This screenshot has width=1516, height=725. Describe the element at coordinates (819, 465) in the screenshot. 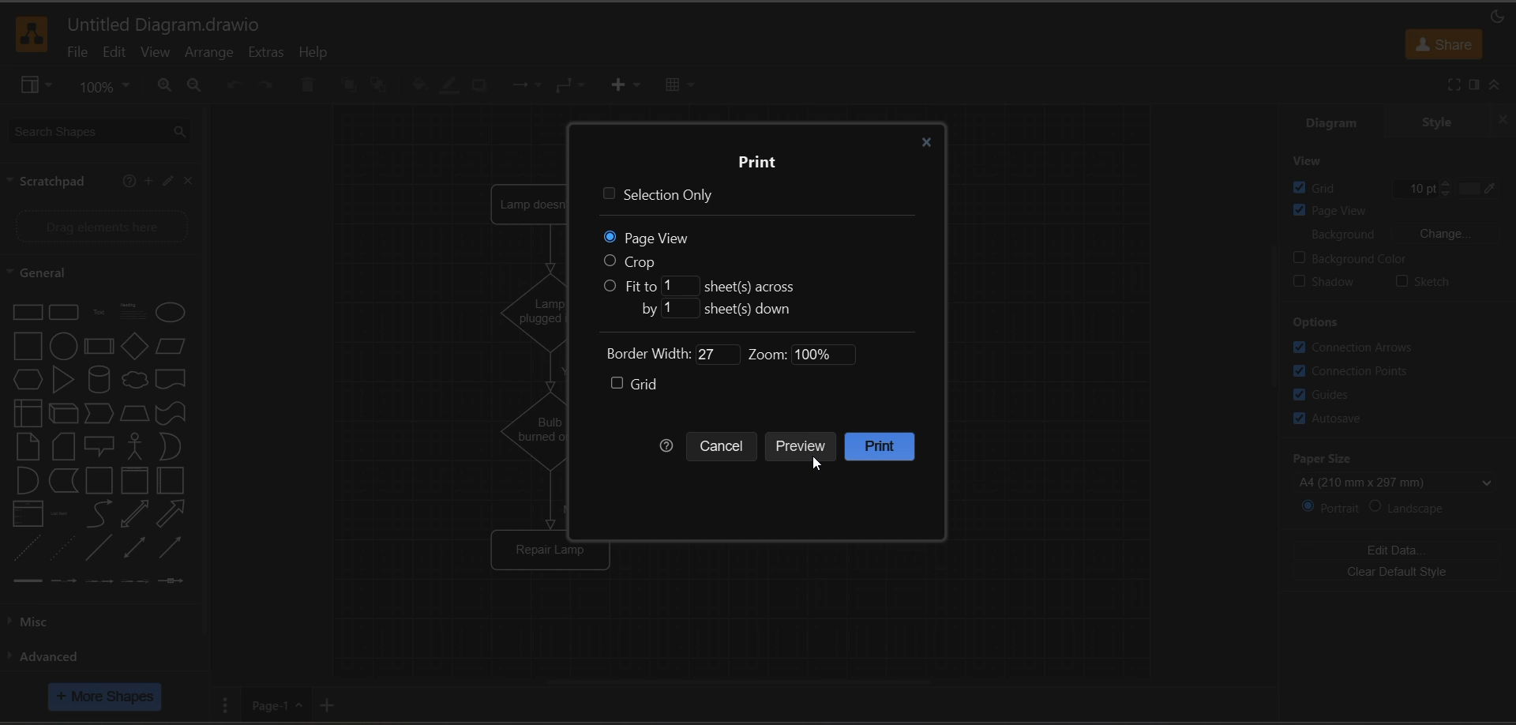

I see `cursor` at that location.